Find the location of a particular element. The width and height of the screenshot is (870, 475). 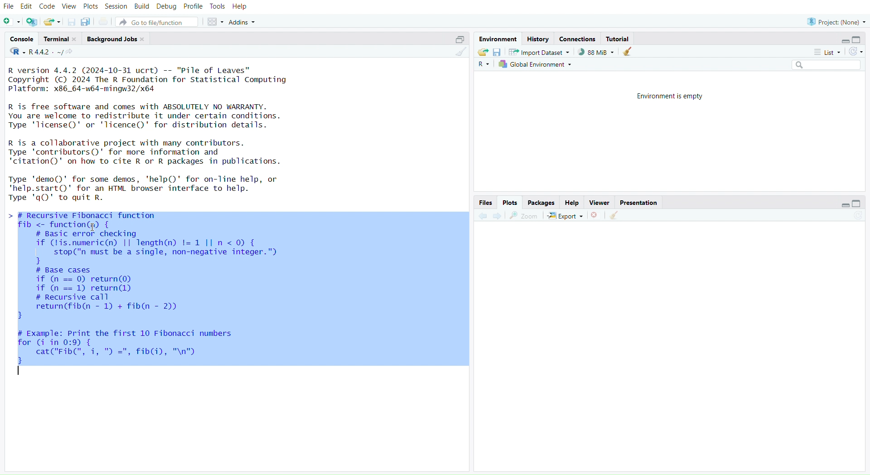

list is located at coordinates (824, 53).